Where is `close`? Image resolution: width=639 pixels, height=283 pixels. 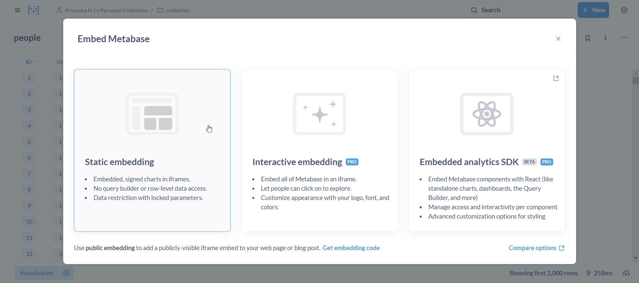
close is located at coordinates (558, 39).